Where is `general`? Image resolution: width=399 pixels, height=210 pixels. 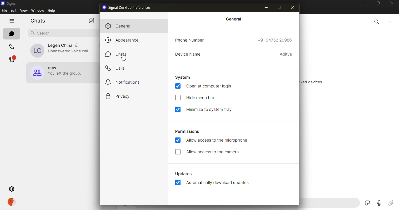
general is located at coordinates (125, 26).